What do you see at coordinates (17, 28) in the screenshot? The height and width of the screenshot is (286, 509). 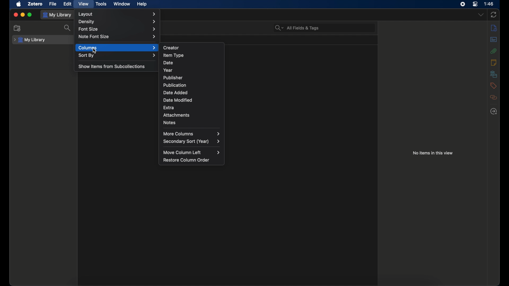 I see `new collection` at bounding box center [17, 28].